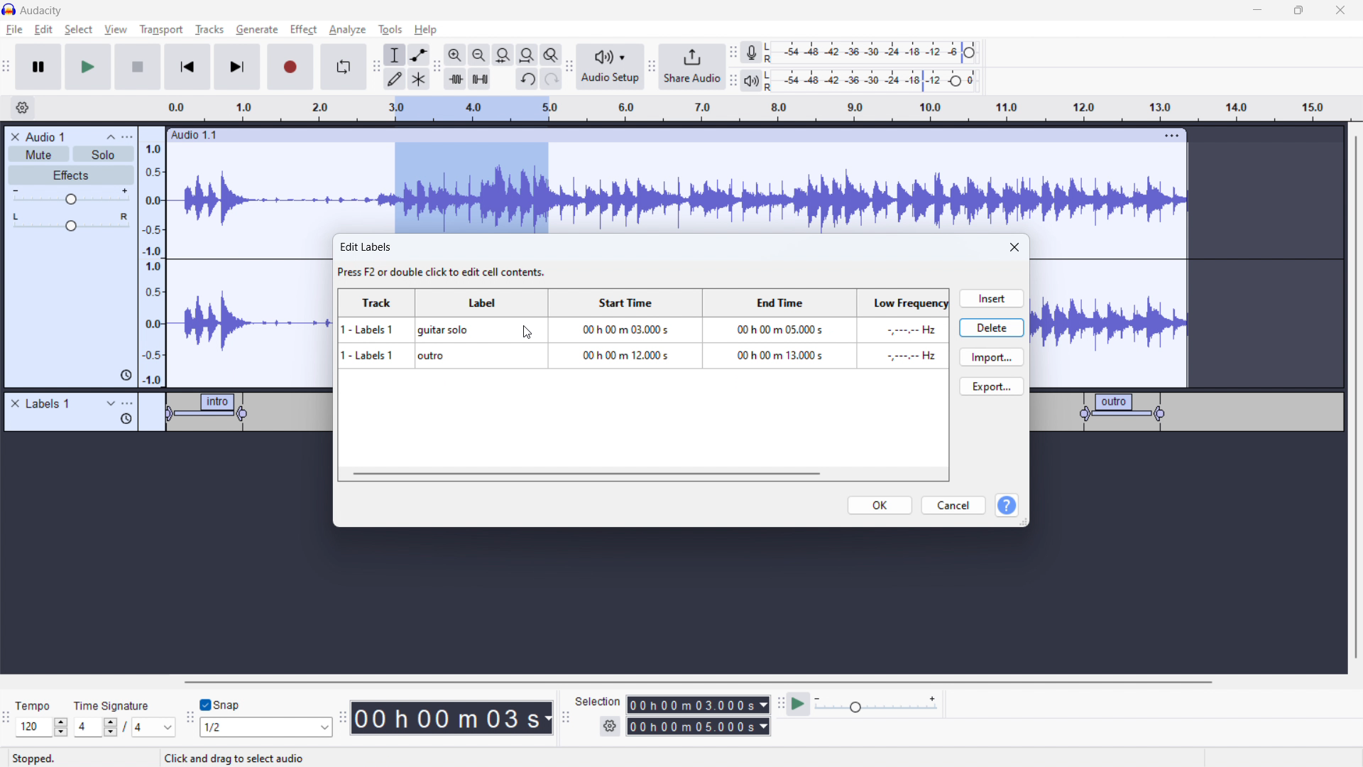  I want to click on stopped., so click(43, 757).